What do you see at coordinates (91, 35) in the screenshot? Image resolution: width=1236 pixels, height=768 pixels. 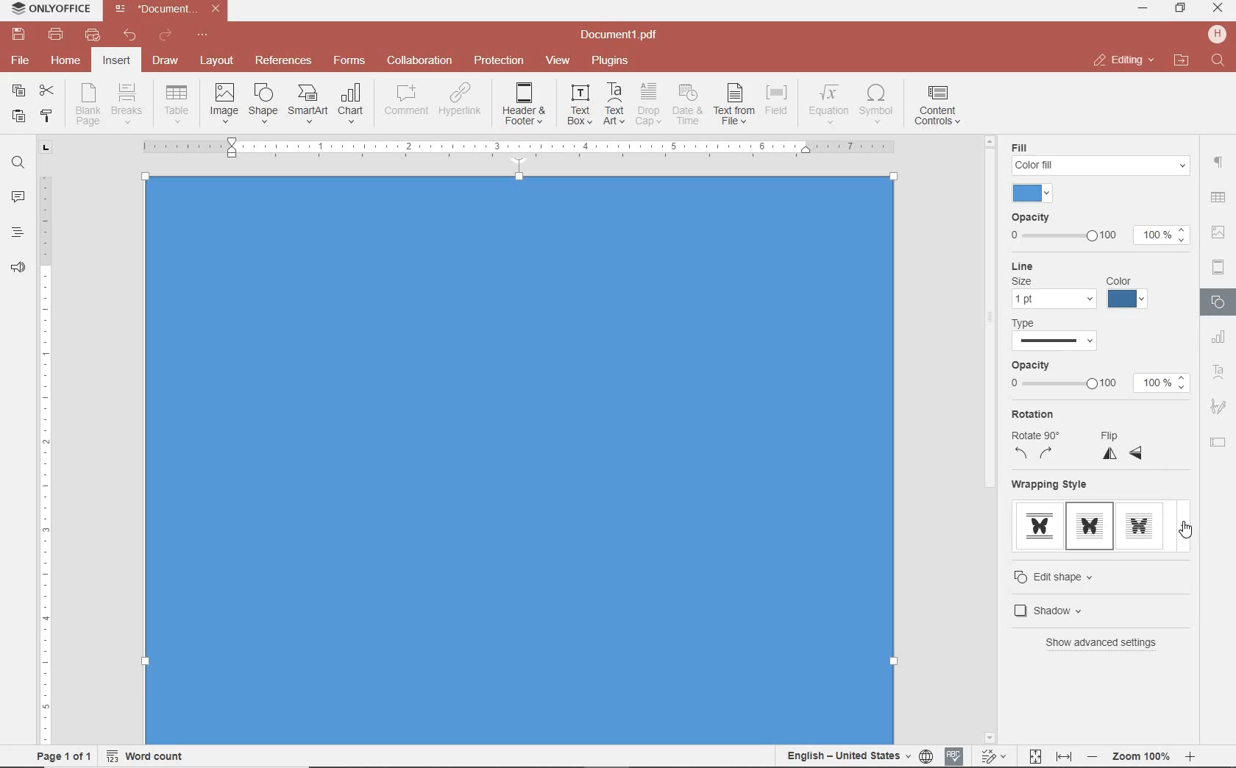 I see `quick print` at bounding box center [91, 35].